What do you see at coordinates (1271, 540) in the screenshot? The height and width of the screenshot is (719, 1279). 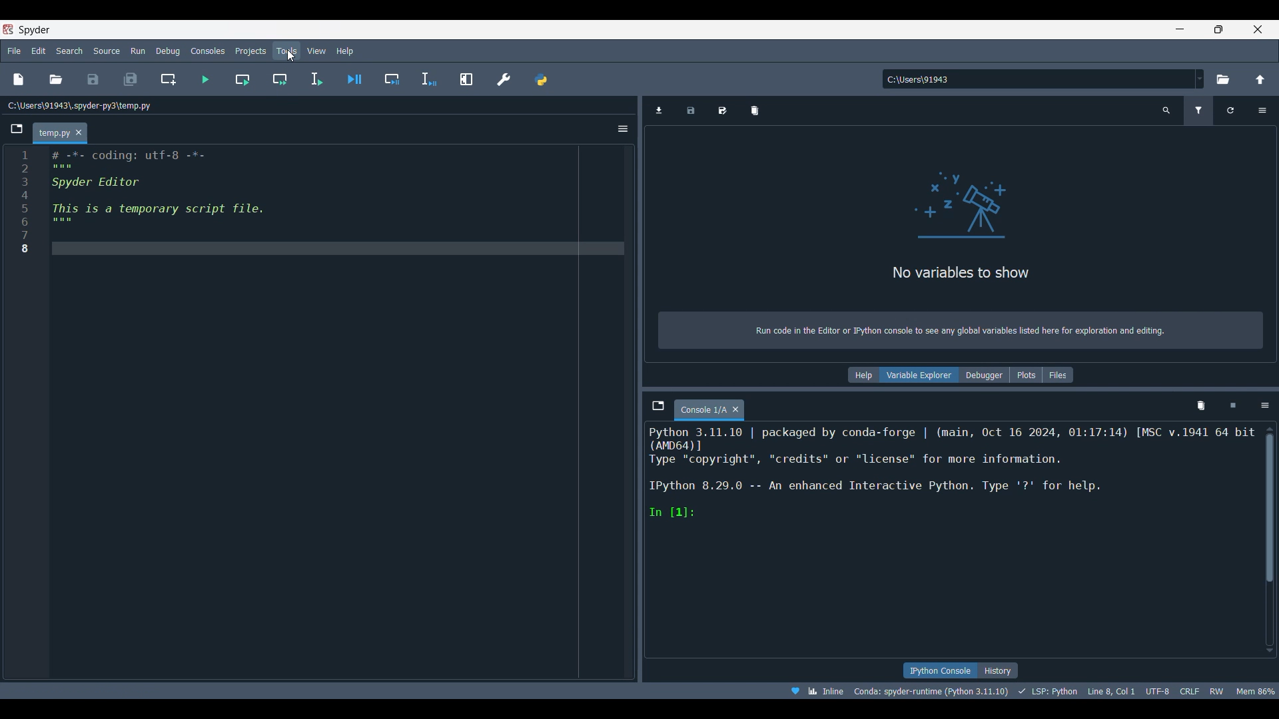 I see `Vertical slide bar` at bounding box center [1271, 540].